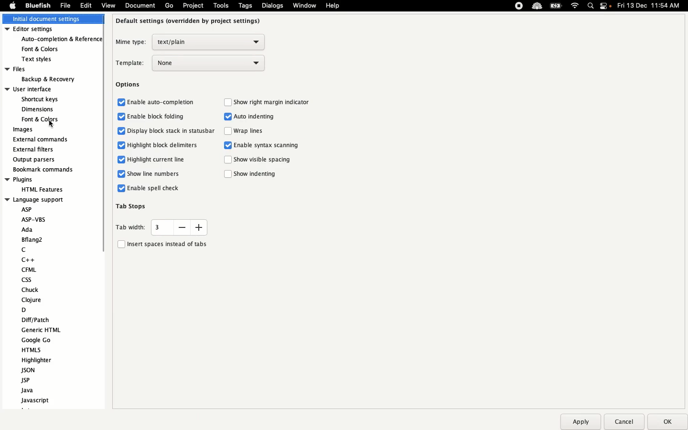 Image resolution: width=688 pixels, height=430 pixels. Describe the element at coordinates (189, 21) in the screenshot. I see `Default settings` at that location.